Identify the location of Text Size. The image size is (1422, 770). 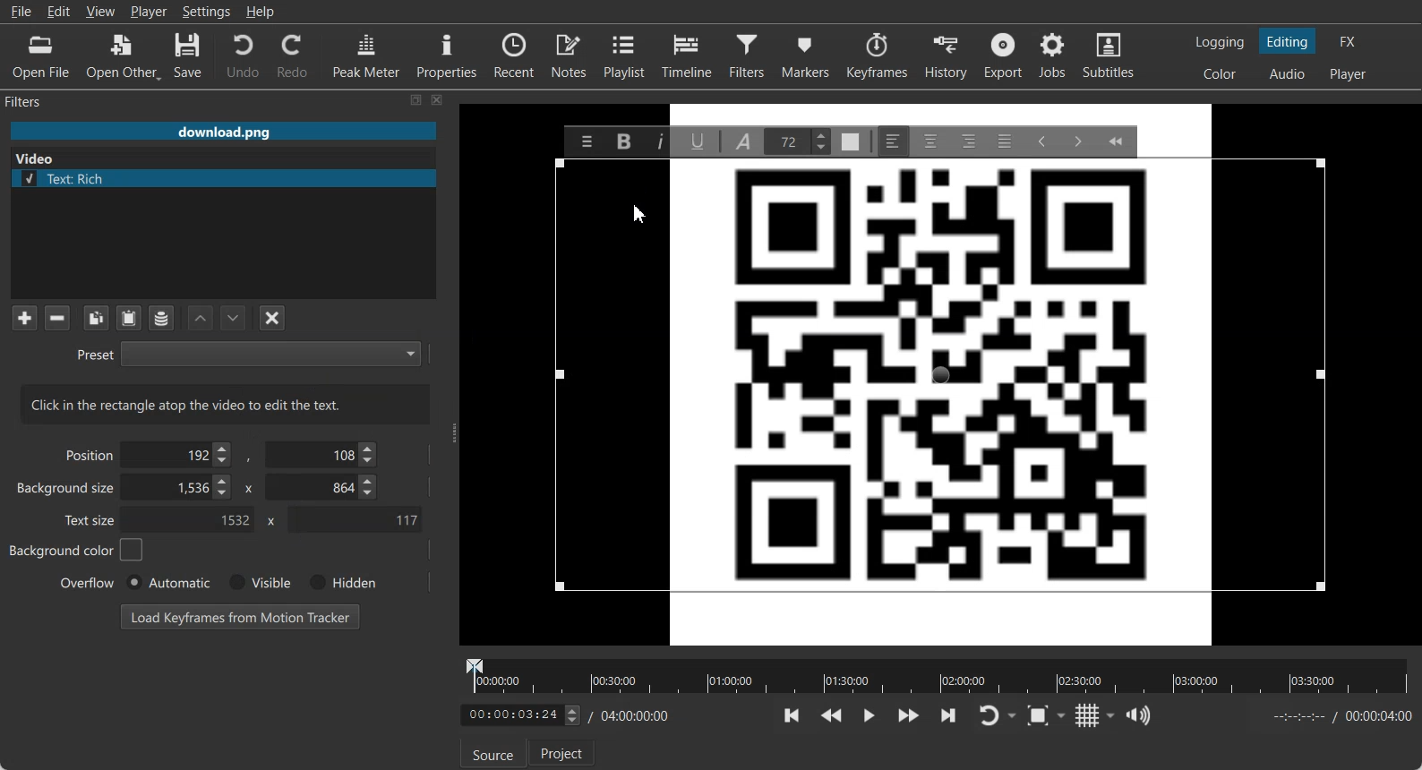
(796, 141).